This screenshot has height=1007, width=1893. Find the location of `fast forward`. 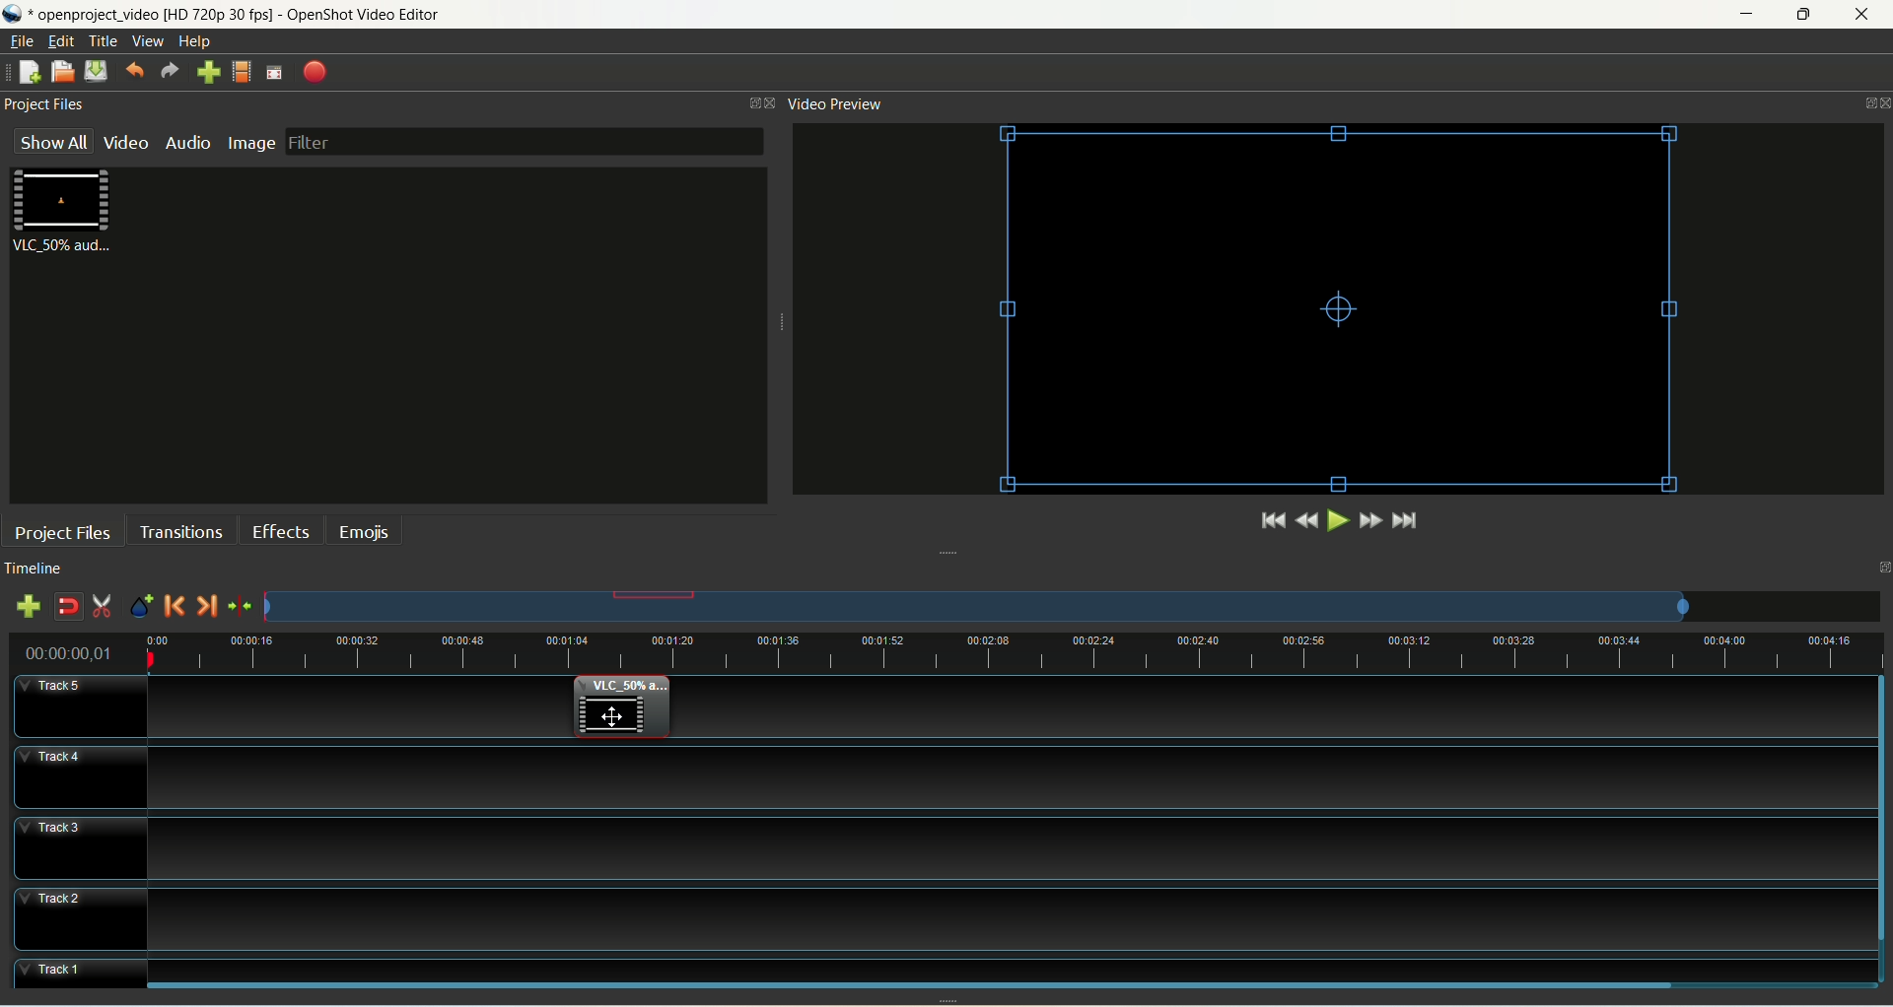

fast forward is located at coordinates (1373, 519).